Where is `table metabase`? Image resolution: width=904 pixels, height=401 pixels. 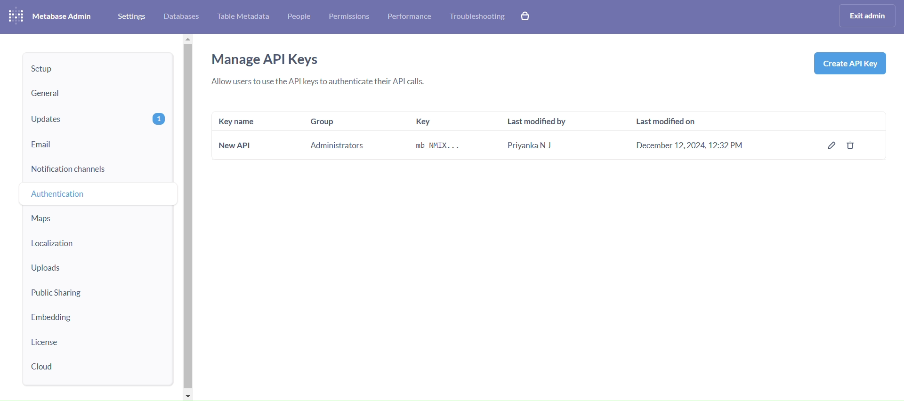 table metabase is located at coordinates (243, 17).